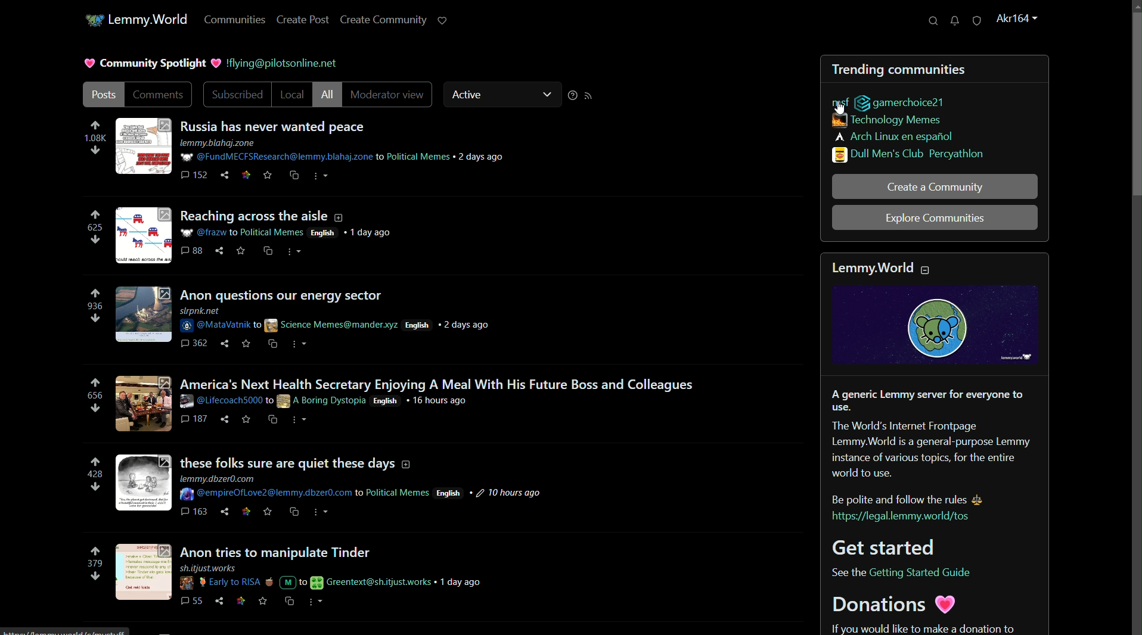 The image size is (1142, 635). I want to click on community name 1, so click(898, 102).